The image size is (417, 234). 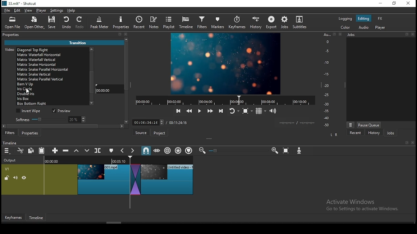 I want to click on minimize, so click(x=381, y=4).